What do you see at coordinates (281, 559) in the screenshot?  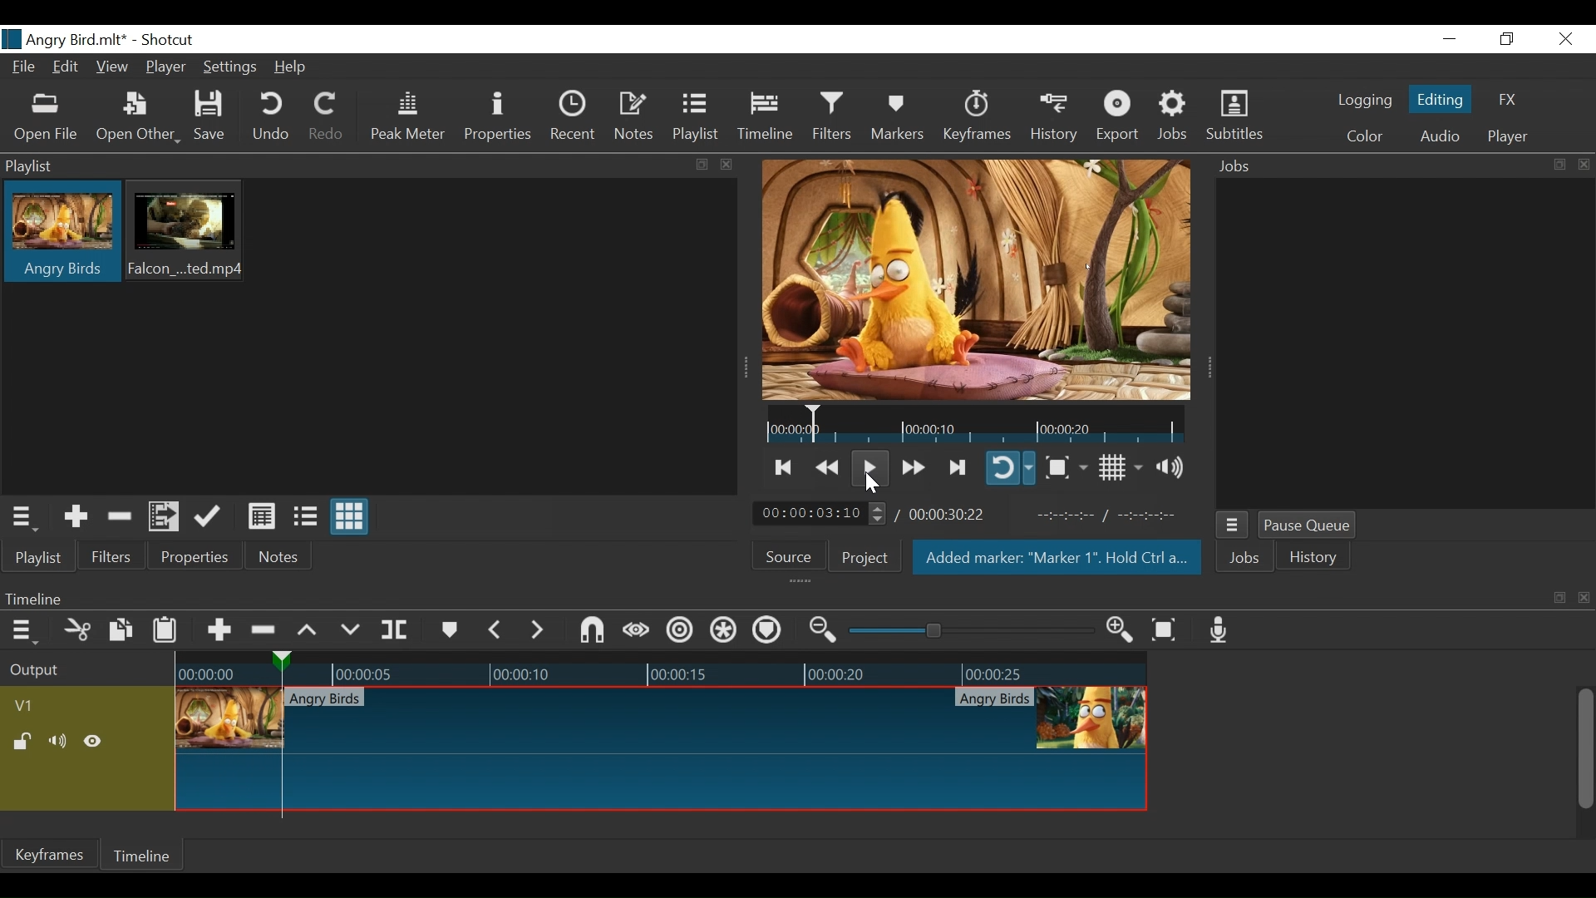 I see `Notes` at bounding box center [281, 559].